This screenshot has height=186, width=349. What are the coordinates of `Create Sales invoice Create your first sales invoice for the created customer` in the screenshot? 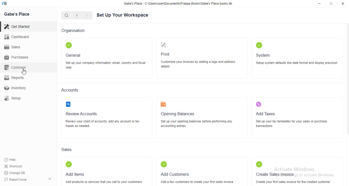 It's located at (293, 172).